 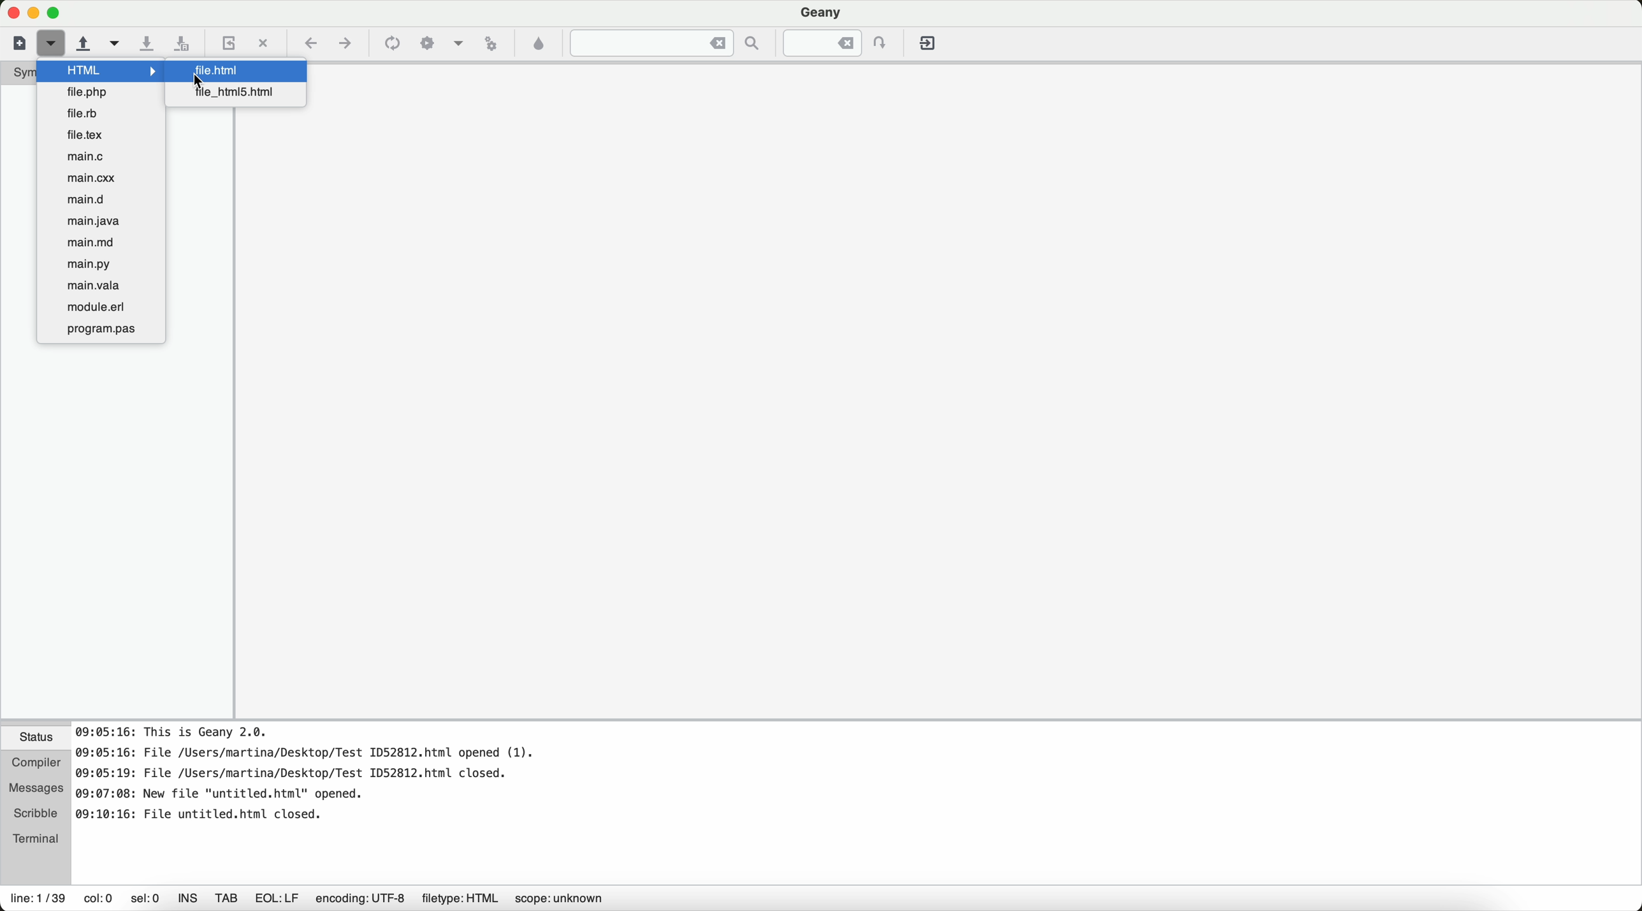 What do you see at coordinates (101, 112) in the screenshot?
I see `file.rb` at bounding box center [101, 112].